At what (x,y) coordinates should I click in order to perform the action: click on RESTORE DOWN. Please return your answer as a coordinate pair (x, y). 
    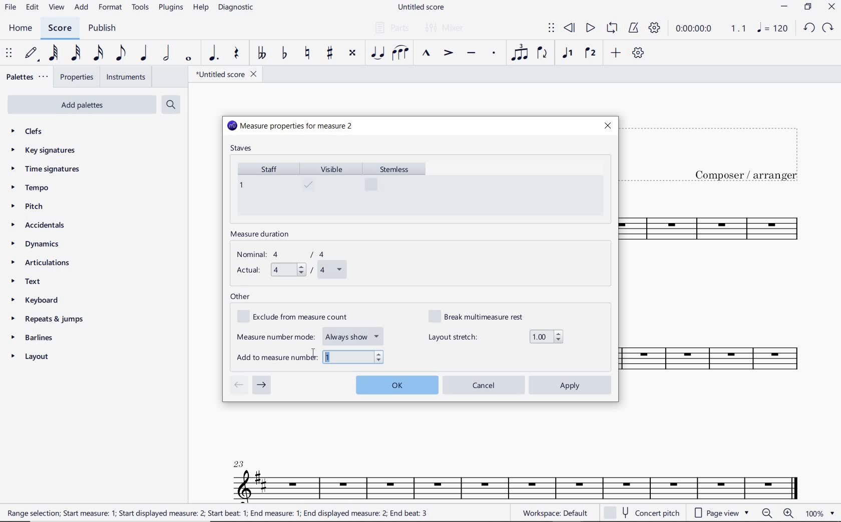
    Looking at the image, I should click on (808, 8).